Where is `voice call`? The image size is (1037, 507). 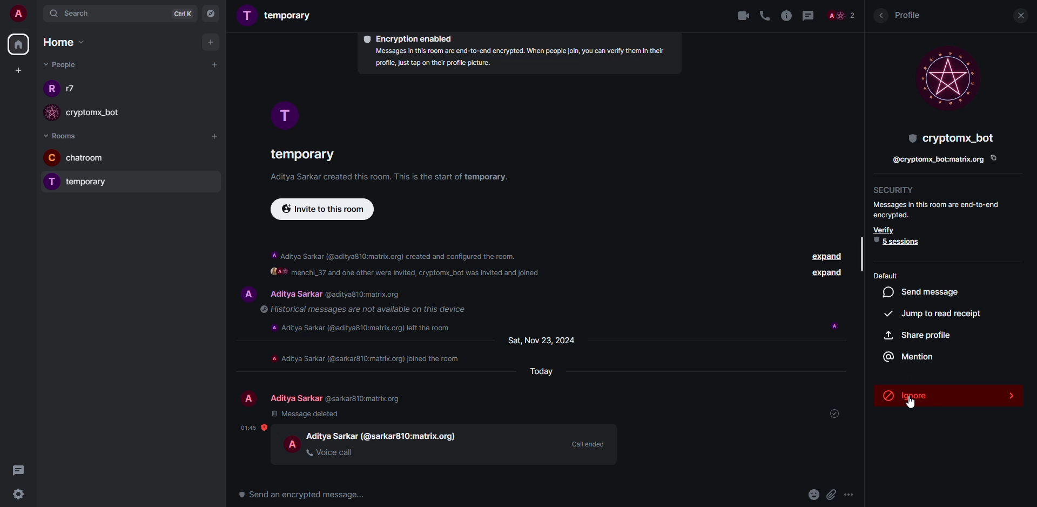 voice call is located at coordinates (766, 16).